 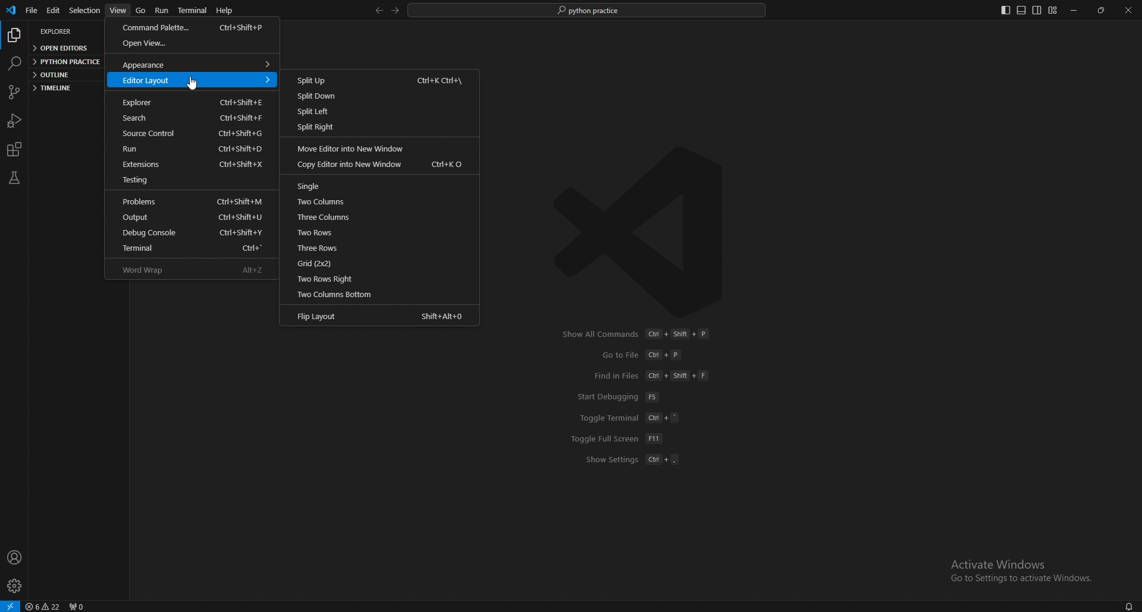 What do you see at coordinates (188, 165) in the screenshot?
I see `extensions ctrl+shift+x` at bounding box center [188, 165].